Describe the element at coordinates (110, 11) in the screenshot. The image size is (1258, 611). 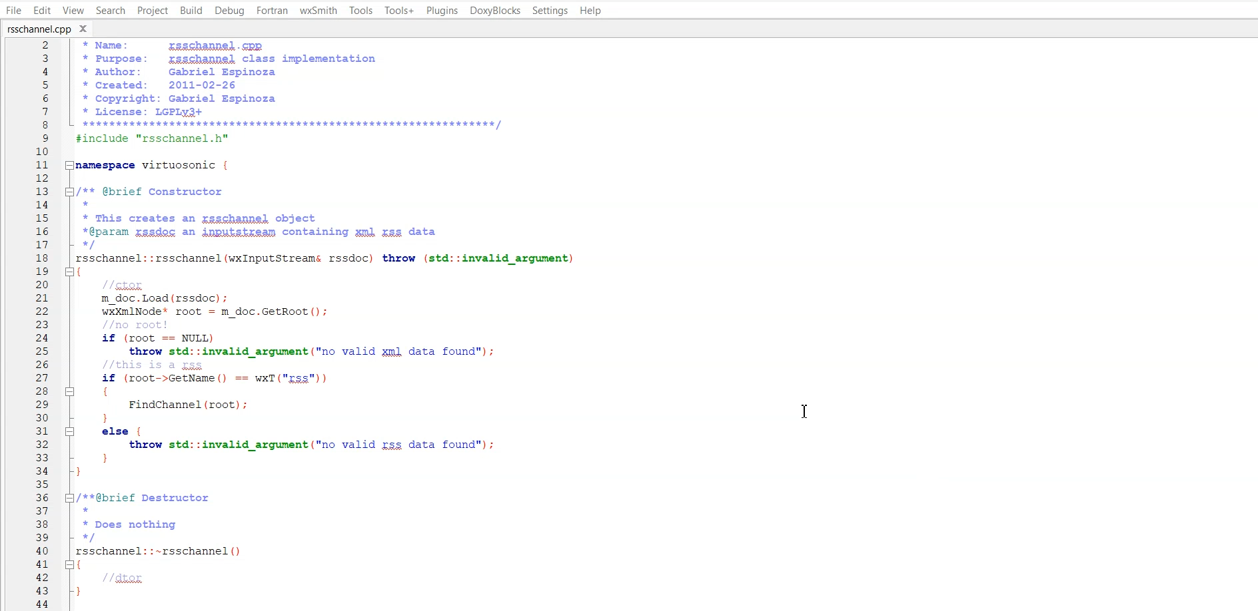
I see `Search` at that location.